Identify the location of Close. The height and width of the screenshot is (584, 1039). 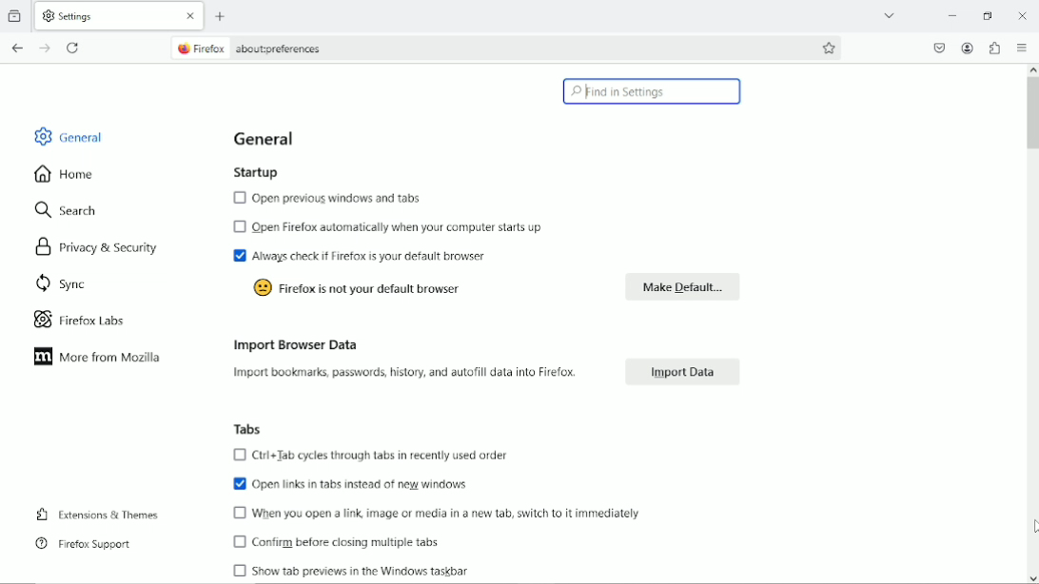
(1023, 15).